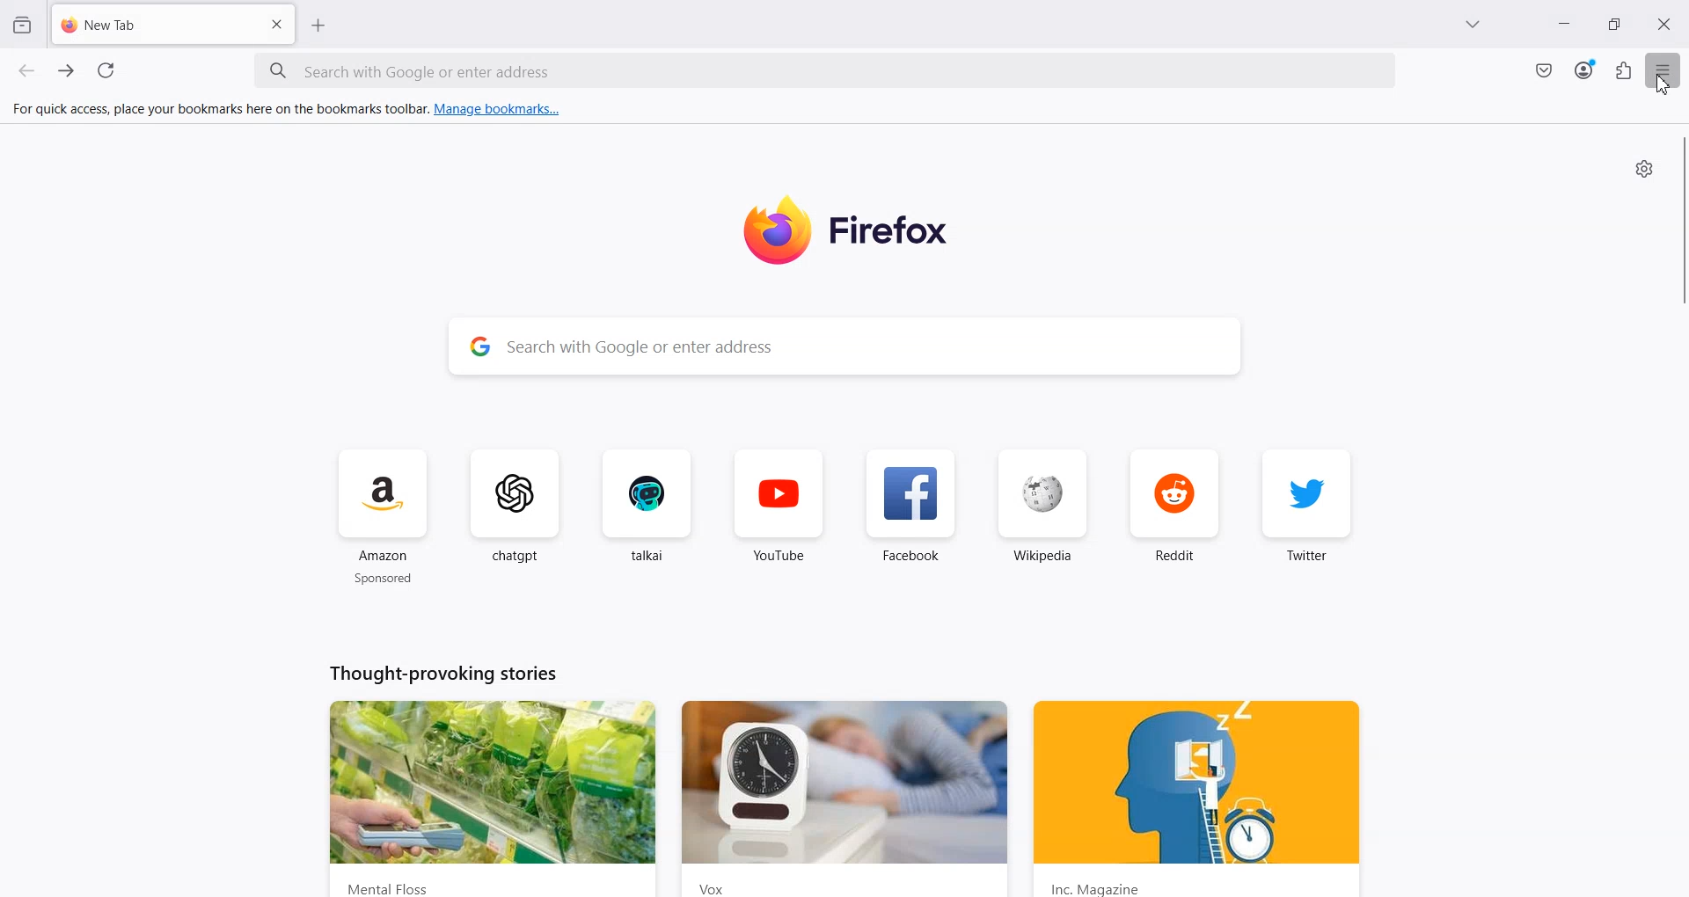  Describe the element at coordinates (1663, 25) in the screenshot. I see `Close` at that location.